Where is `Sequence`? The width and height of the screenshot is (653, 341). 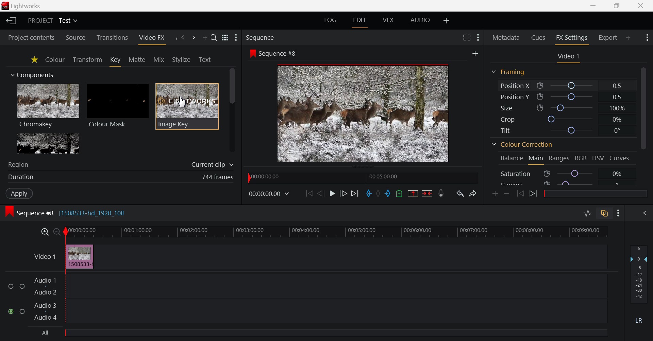 Sequence is located at coordinates (263, 37).